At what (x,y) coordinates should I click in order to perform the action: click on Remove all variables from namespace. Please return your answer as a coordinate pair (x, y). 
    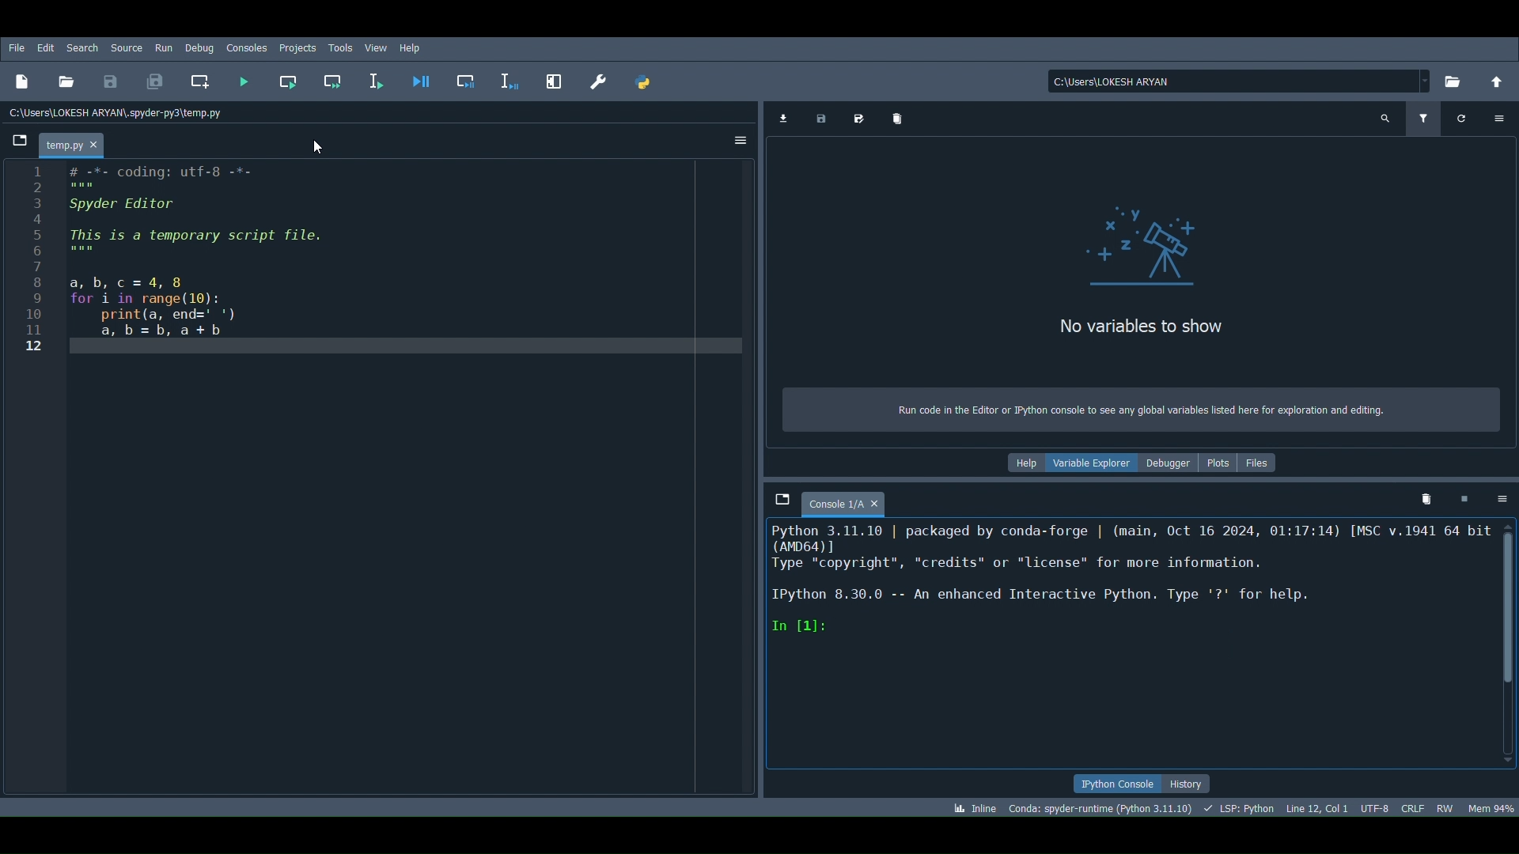
    Looking at the image, I should click on (1429, 495).